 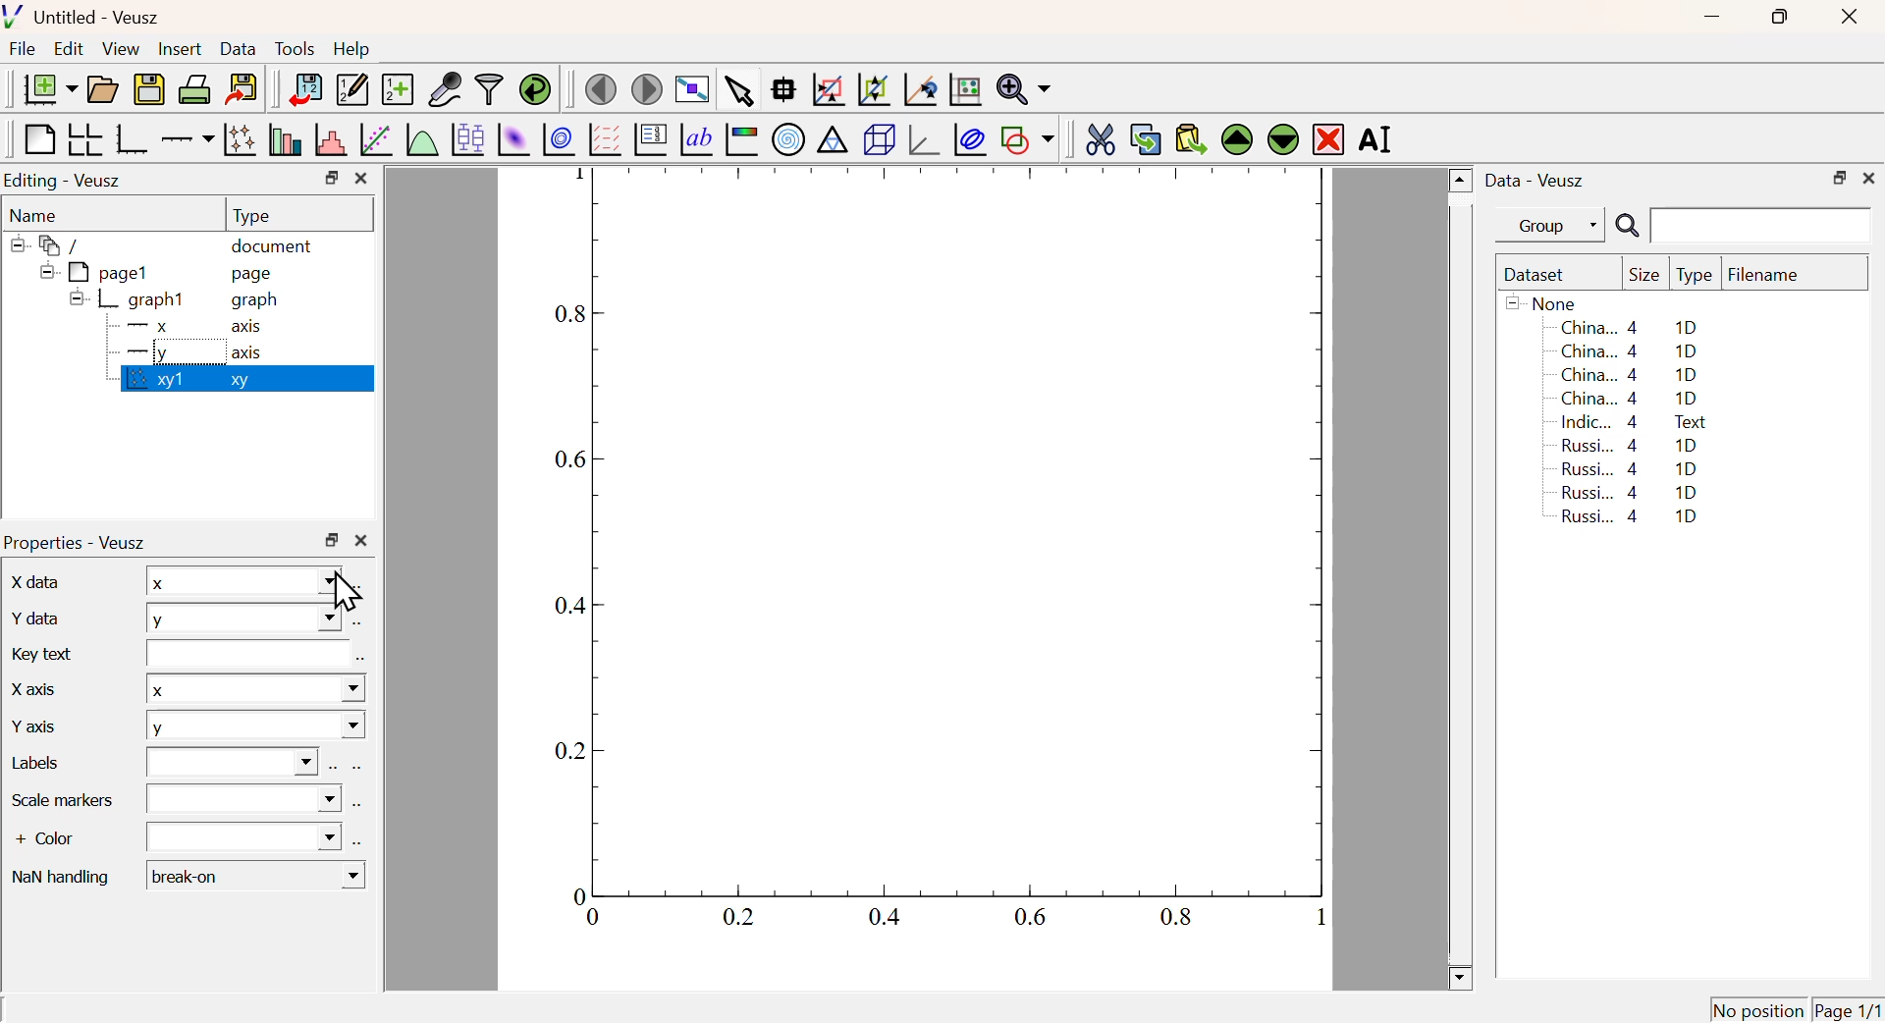 I want to click on Type, so click(x=251, y=216).